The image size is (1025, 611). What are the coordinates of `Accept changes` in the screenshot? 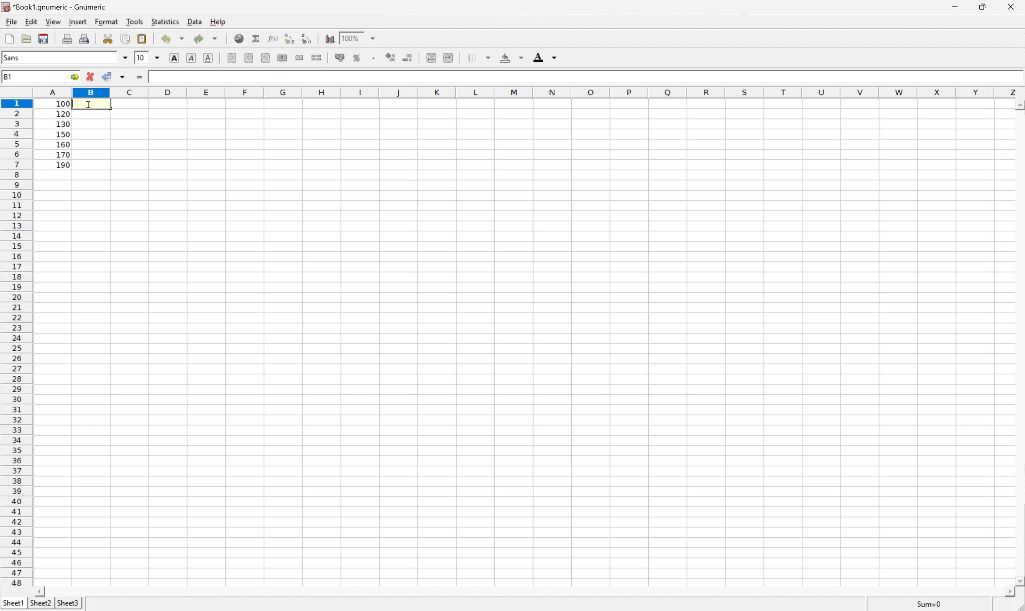 It's located at (108, 77).